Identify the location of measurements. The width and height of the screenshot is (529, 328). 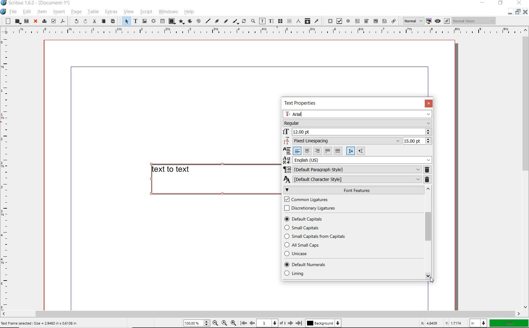
(298, 21).